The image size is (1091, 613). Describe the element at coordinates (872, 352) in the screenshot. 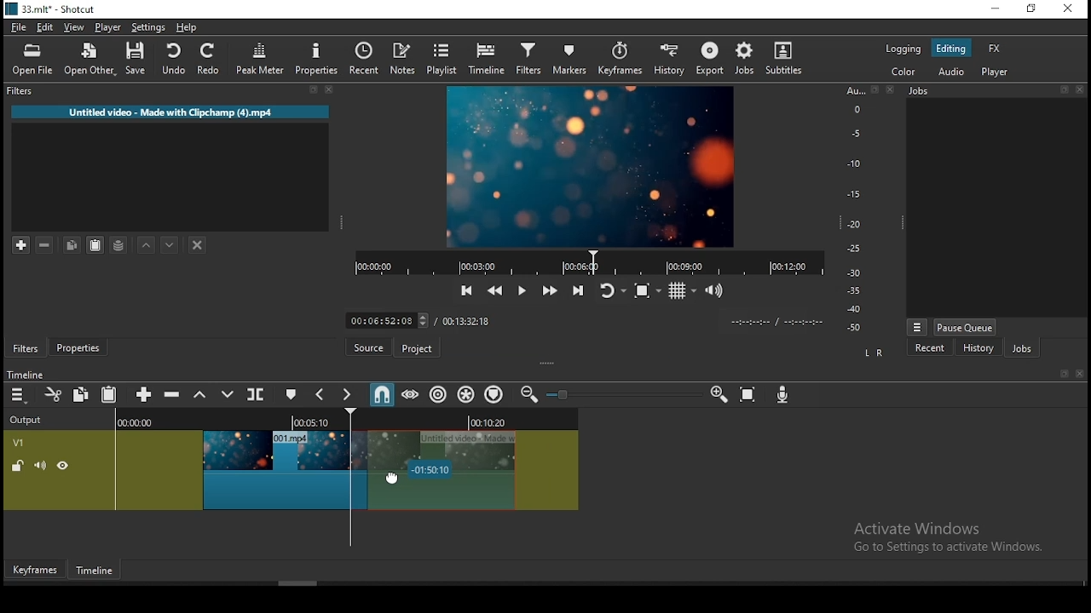

I see `L R` at that location.